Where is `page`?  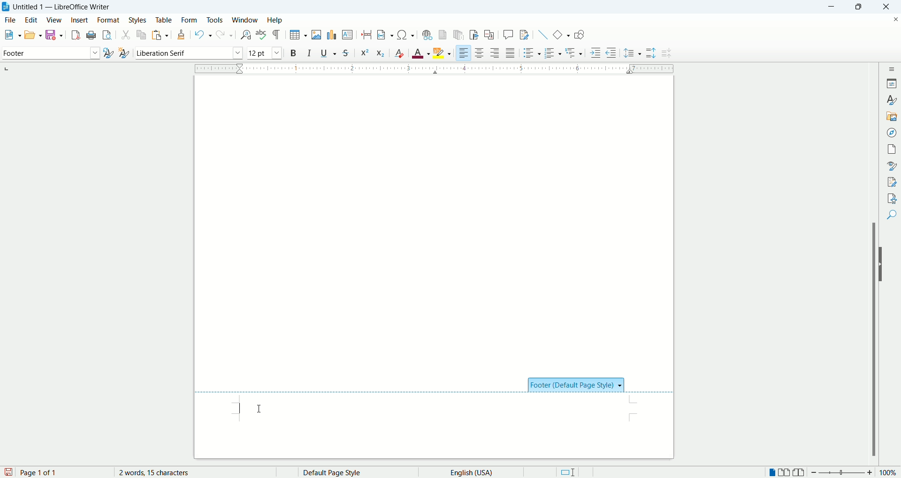 page is located at coordinates (893, 148).